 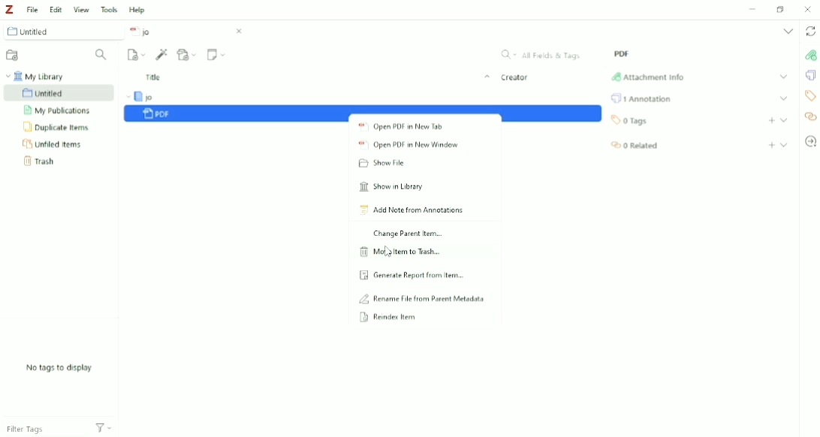 What do you see at coordinates (629, 121) in the screenshot?
I see `Tags` at bounding box center [629, 121].